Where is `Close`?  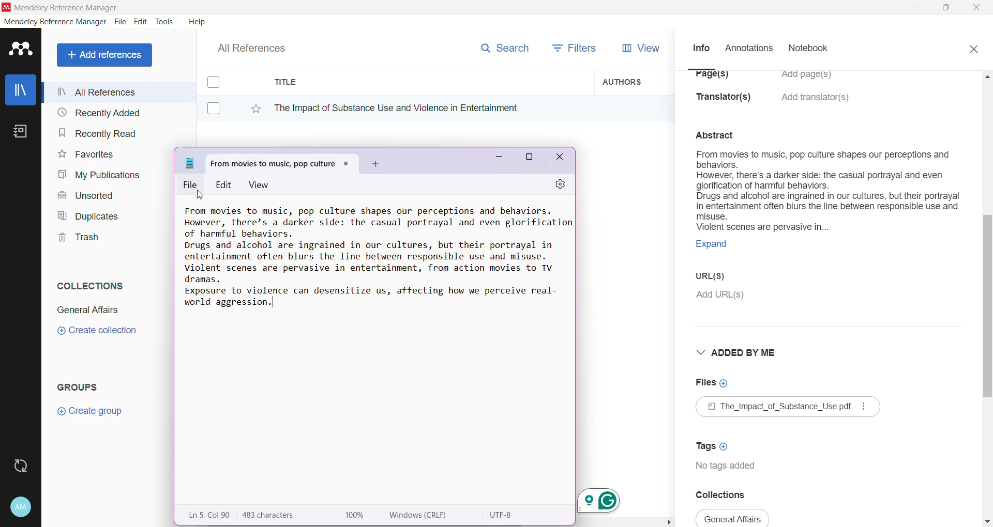 Close is located at coordinates (977, 8).